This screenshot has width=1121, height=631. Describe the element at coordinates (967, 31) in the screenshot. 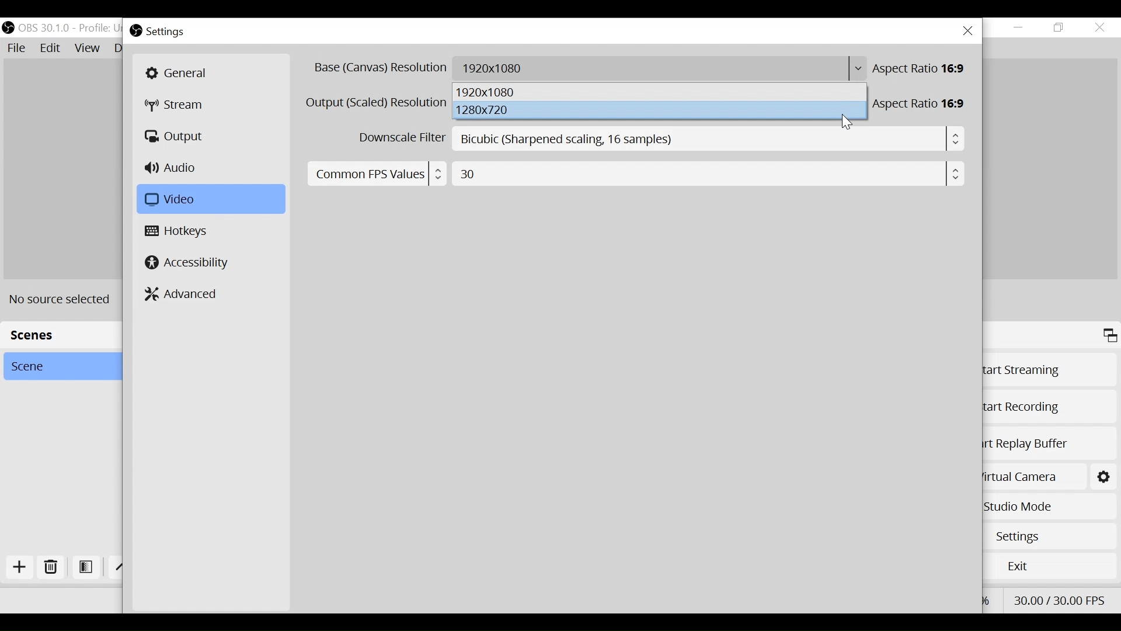

I see `Close` at that location.